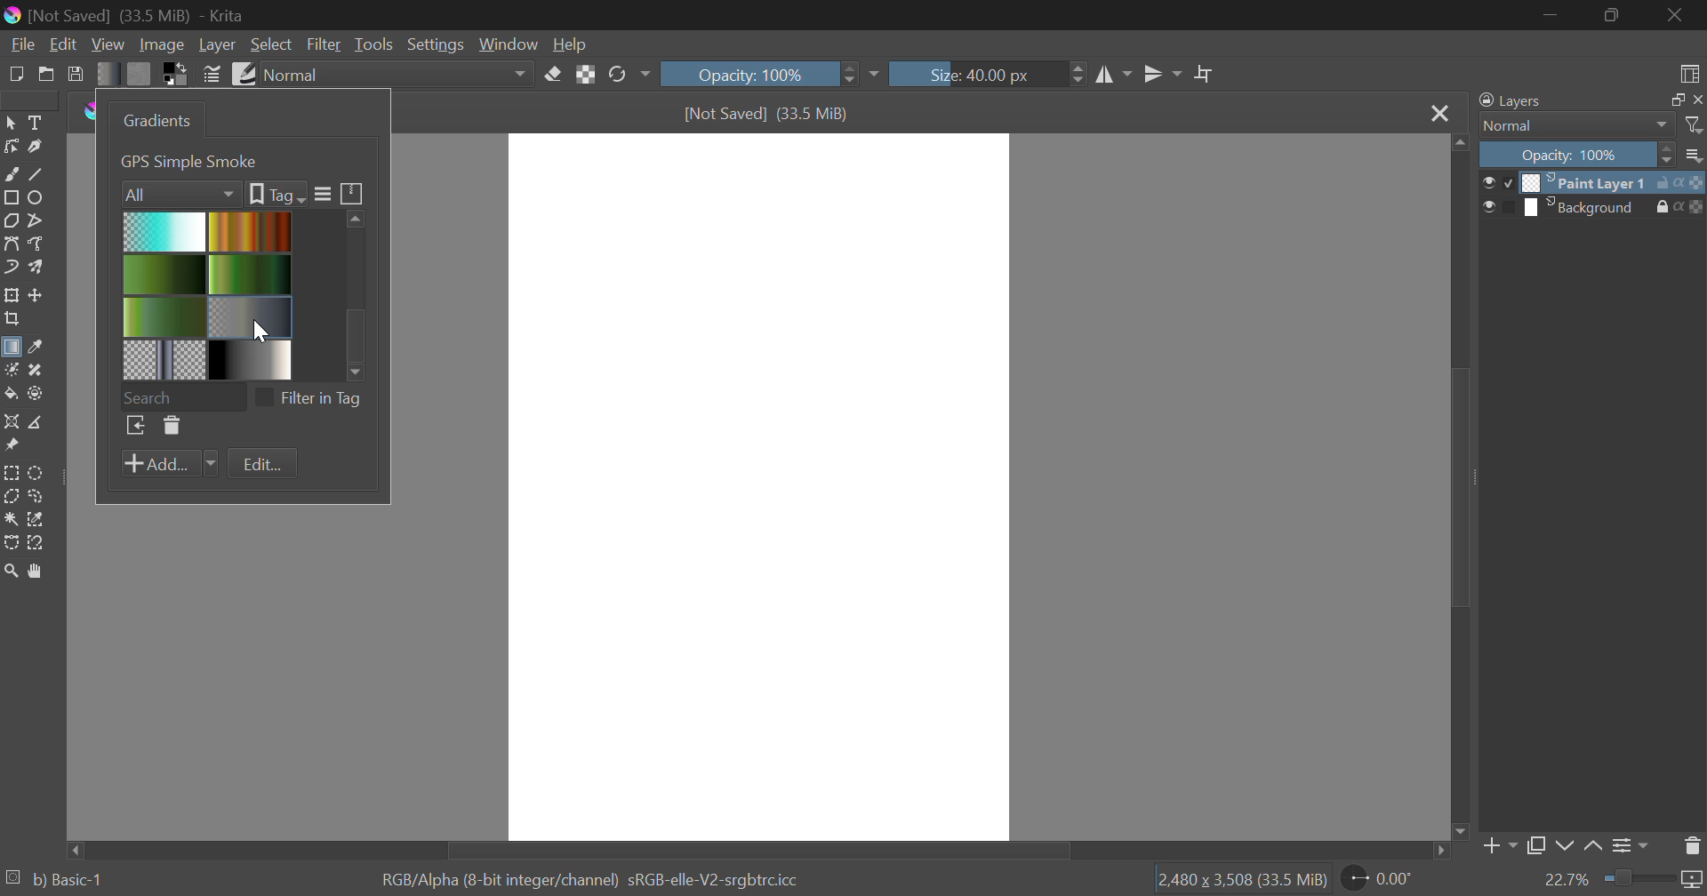  What do you see at coordinates (36, 295) in the screenshot?
I see `Move Layer` at bounding box center [36, 295].